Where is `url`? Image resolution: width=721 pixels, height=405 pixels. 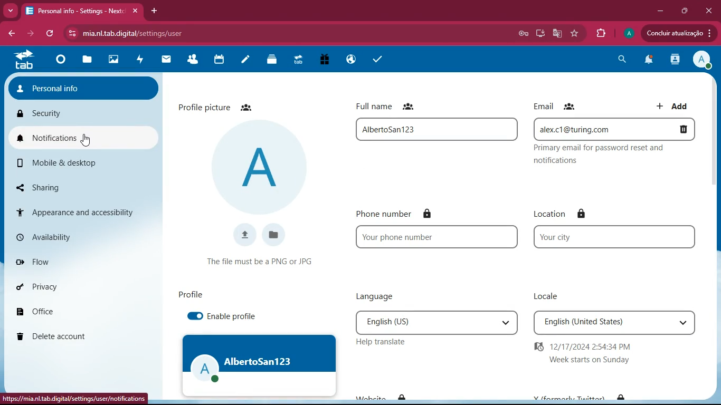 url is located at coordinates (75, 400).